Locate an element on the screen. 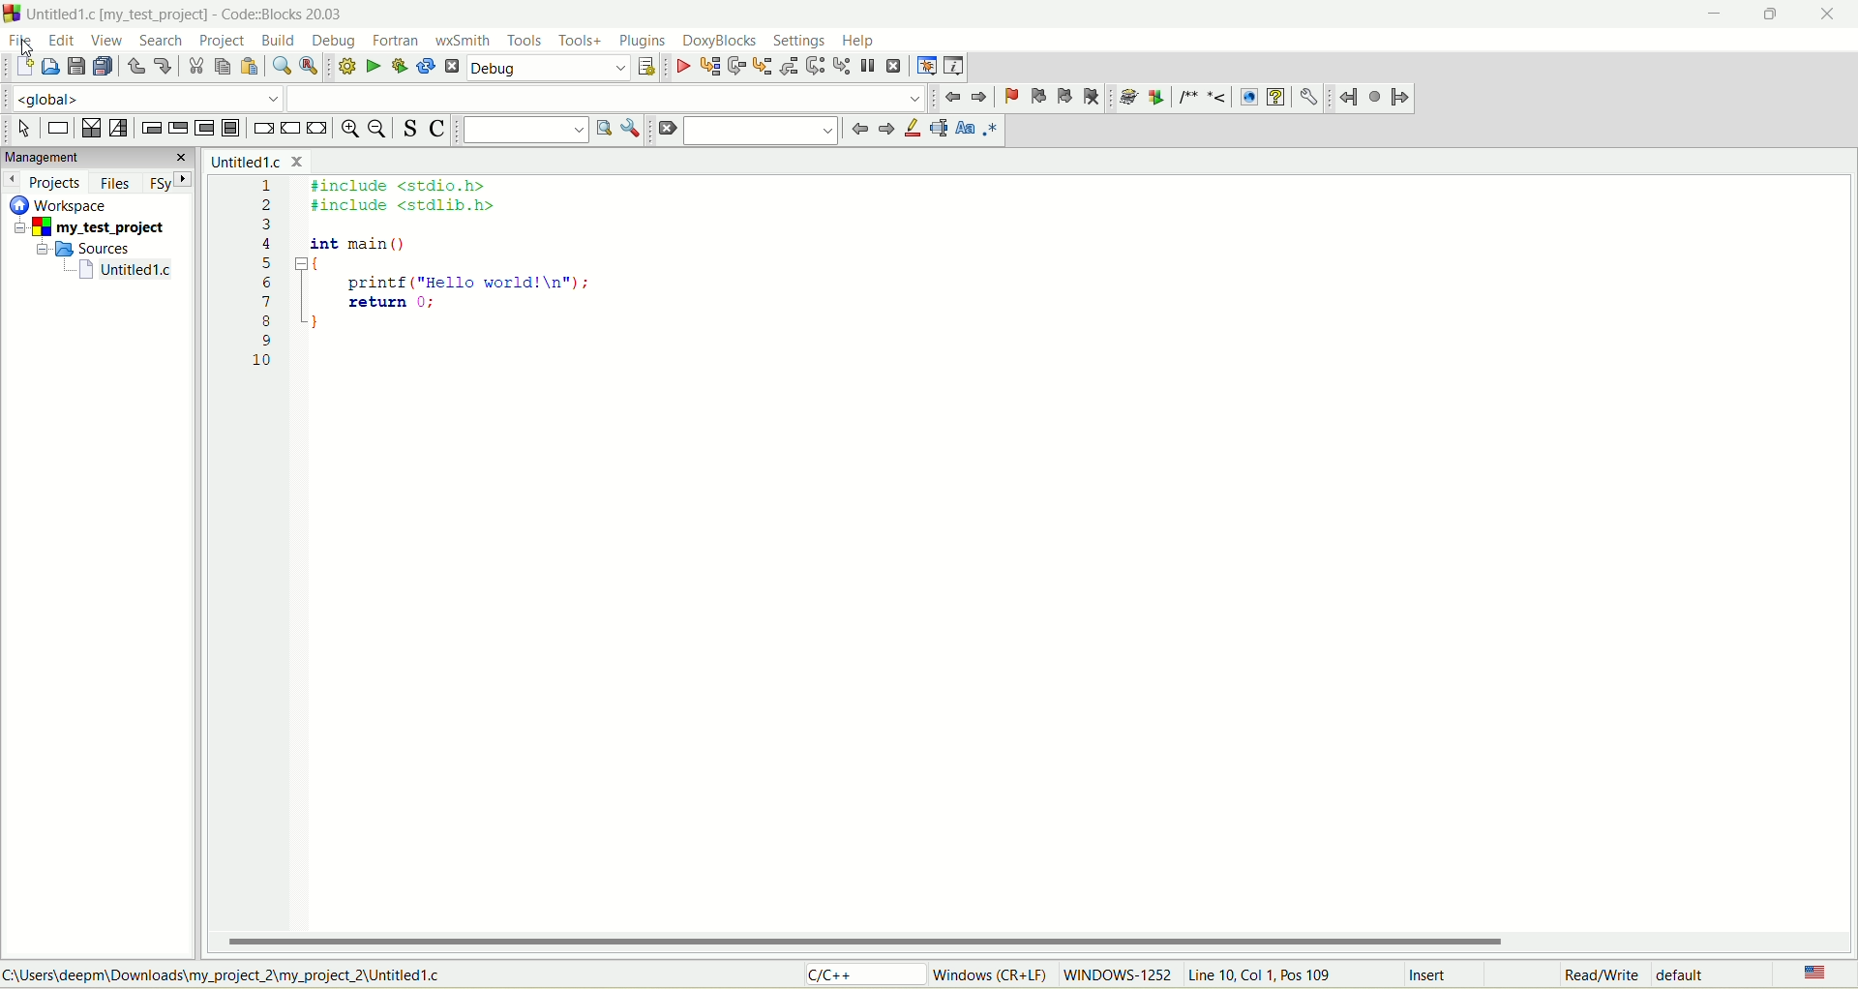 The height and width of the screenshot is (989, 1858). search is located at coordinates (155, 41).